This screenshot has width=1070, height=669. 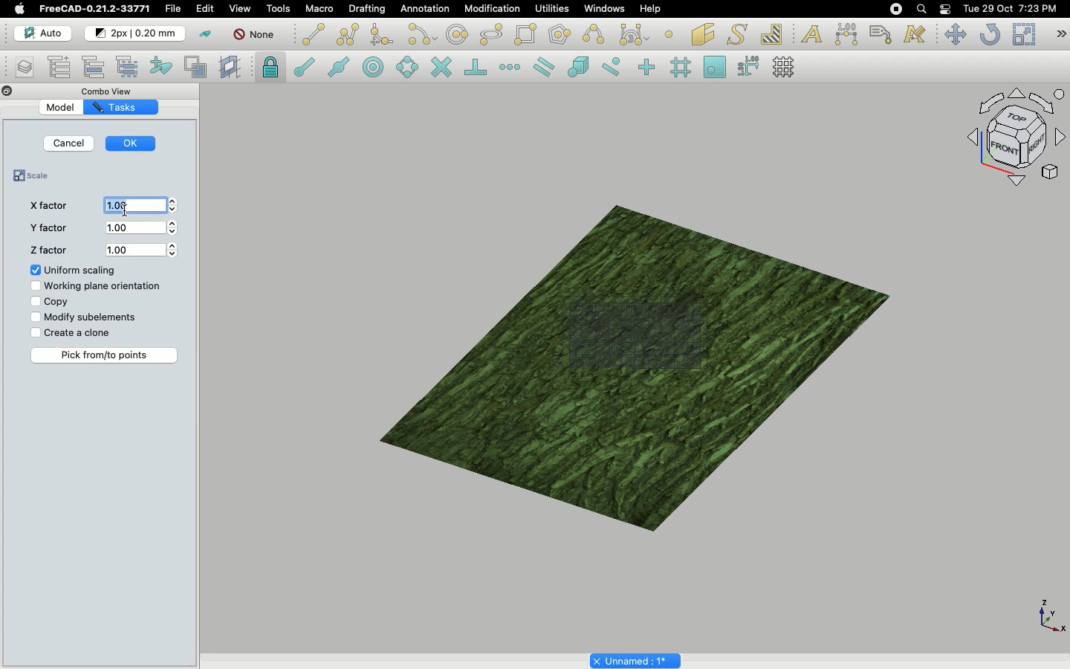 What do you see at coordinates (736, 34) in the screenshot?
I see `Shape from text` at bounding box center [736, 34].